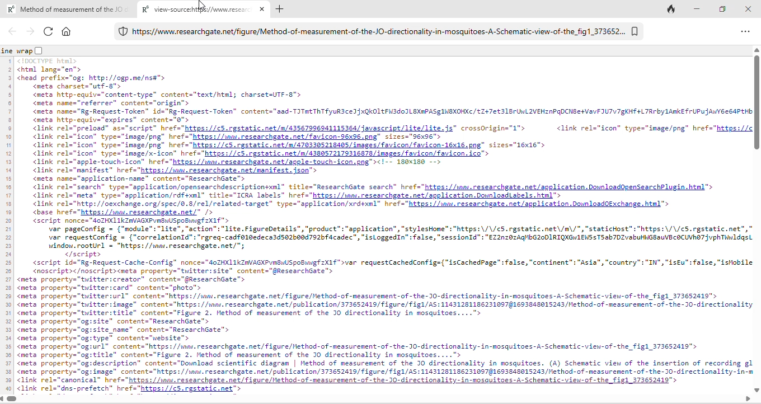 The width and height of the screenshot is (761, 404). Describe the element at coordinates (68, 32) in the screenshot. I see `home` at that location.